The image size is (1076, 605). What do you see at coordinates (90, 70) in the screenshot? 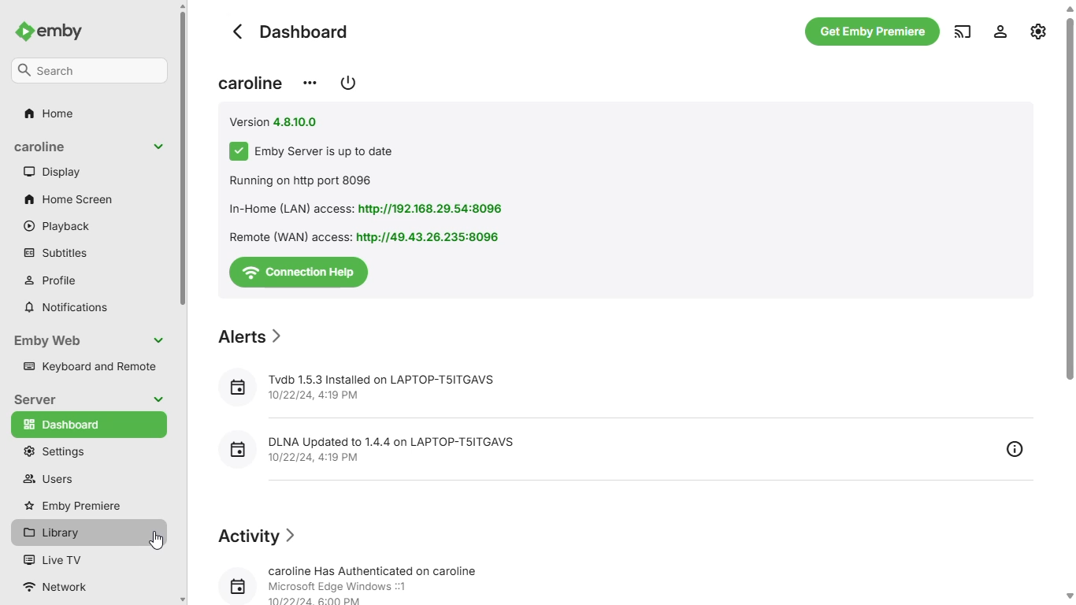
I see `search bar` at bounding box center [90, 70].